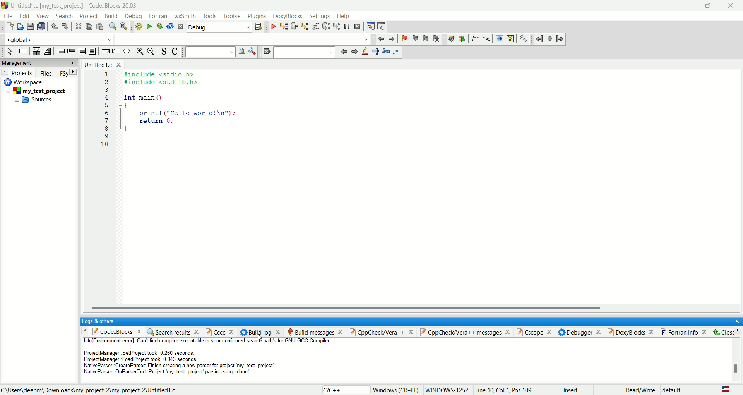 The image size is (743, 395). What do you see at coordinates (185, 17) in the screenshot?
I see `wxSmith` at bounding box center [185, 17].